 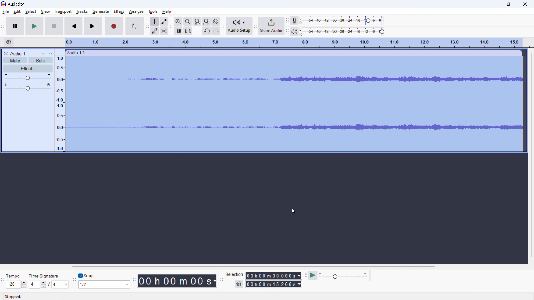 What do you see at coordinates (73, 26) in the screenshot?
I see `skip to start` at bounding box center [73, 26].